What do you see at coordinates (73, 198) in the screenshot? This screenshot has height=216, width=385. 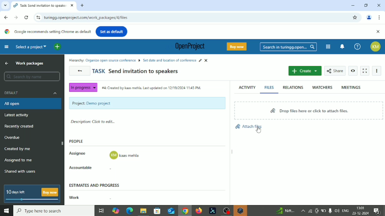 I see `Work` at bounding box center [73, 198].